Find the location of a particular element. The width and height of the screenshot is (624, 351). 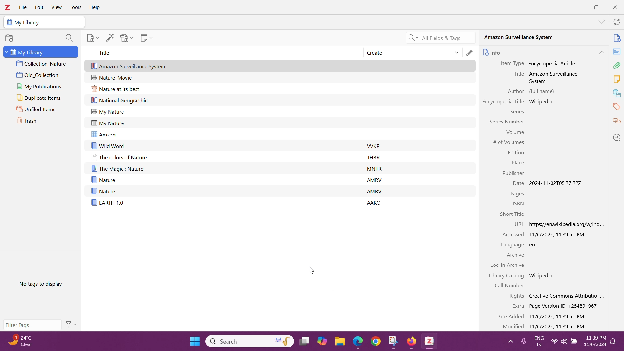

volume is located at coordinates (563, 342).